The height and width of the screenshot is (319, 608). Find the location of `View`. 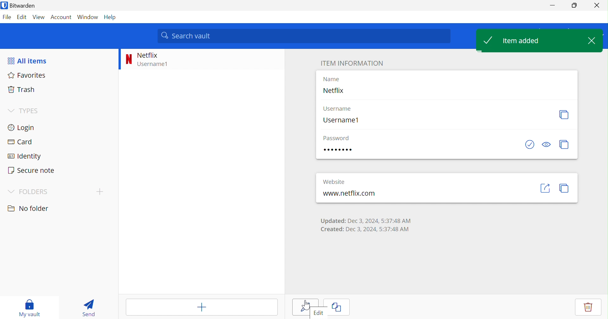

View is located at coordinates (39, 17).